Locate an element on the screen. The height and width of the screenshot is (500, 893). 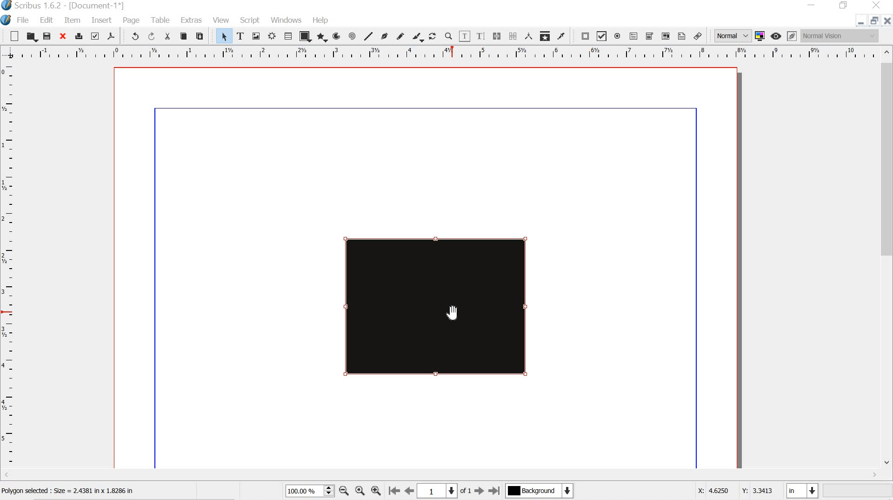
Background is located at coordinates (539, 491).